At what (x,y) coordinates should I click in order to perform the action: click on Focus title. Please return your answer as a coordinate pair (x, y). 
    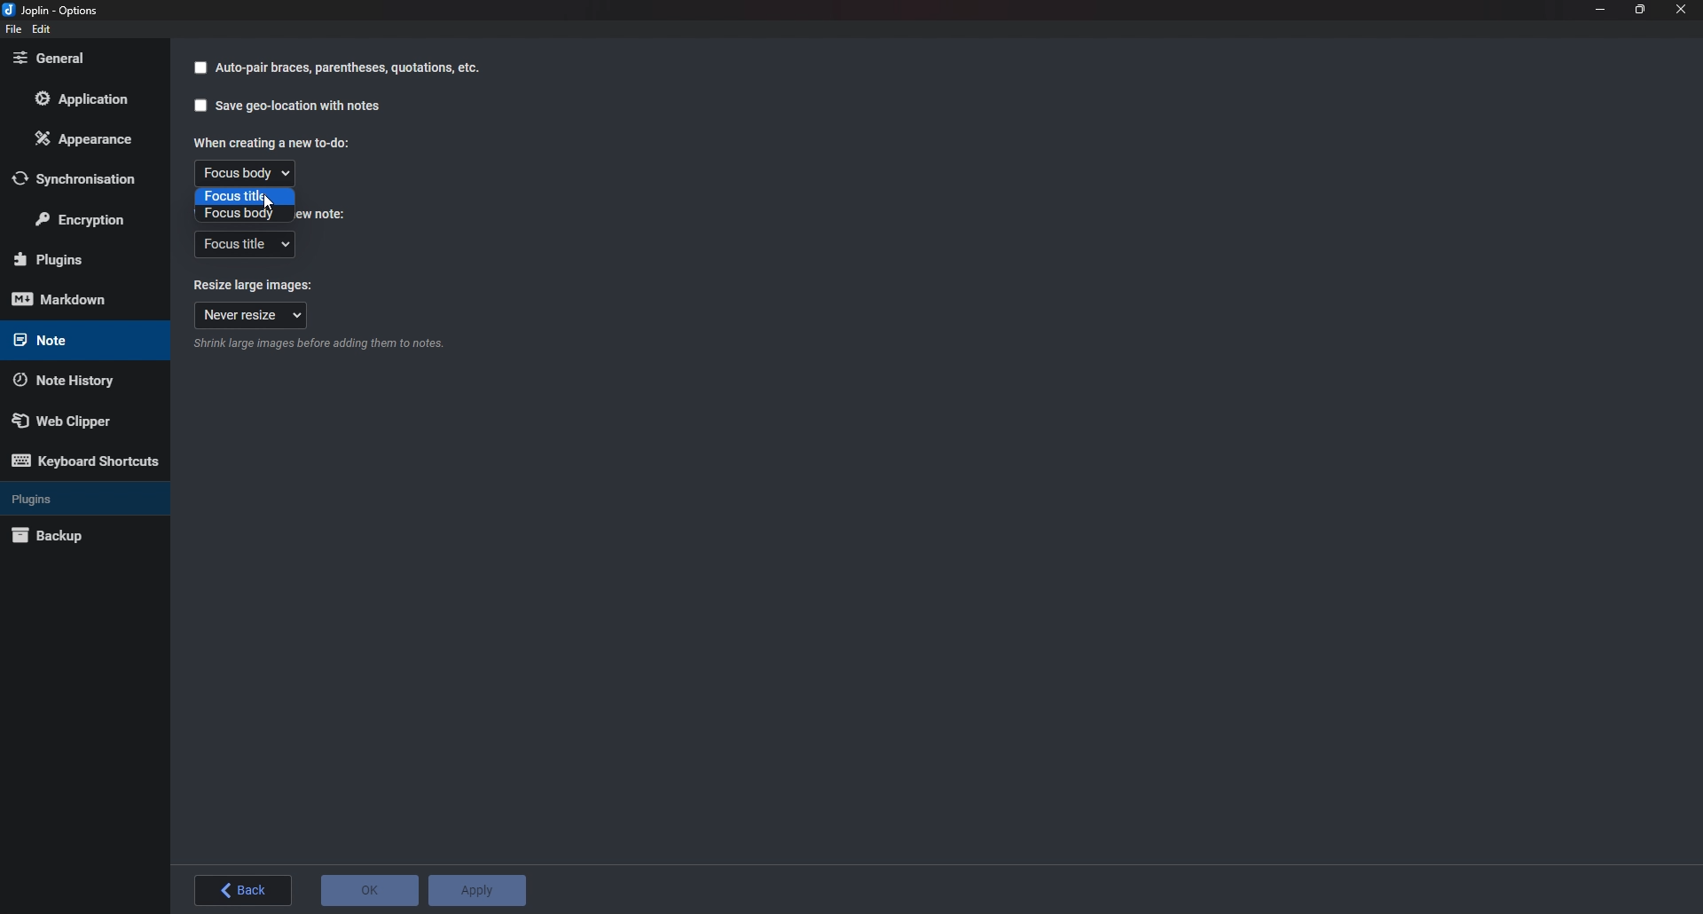
    Looking at the image, I should click on (243, 246).